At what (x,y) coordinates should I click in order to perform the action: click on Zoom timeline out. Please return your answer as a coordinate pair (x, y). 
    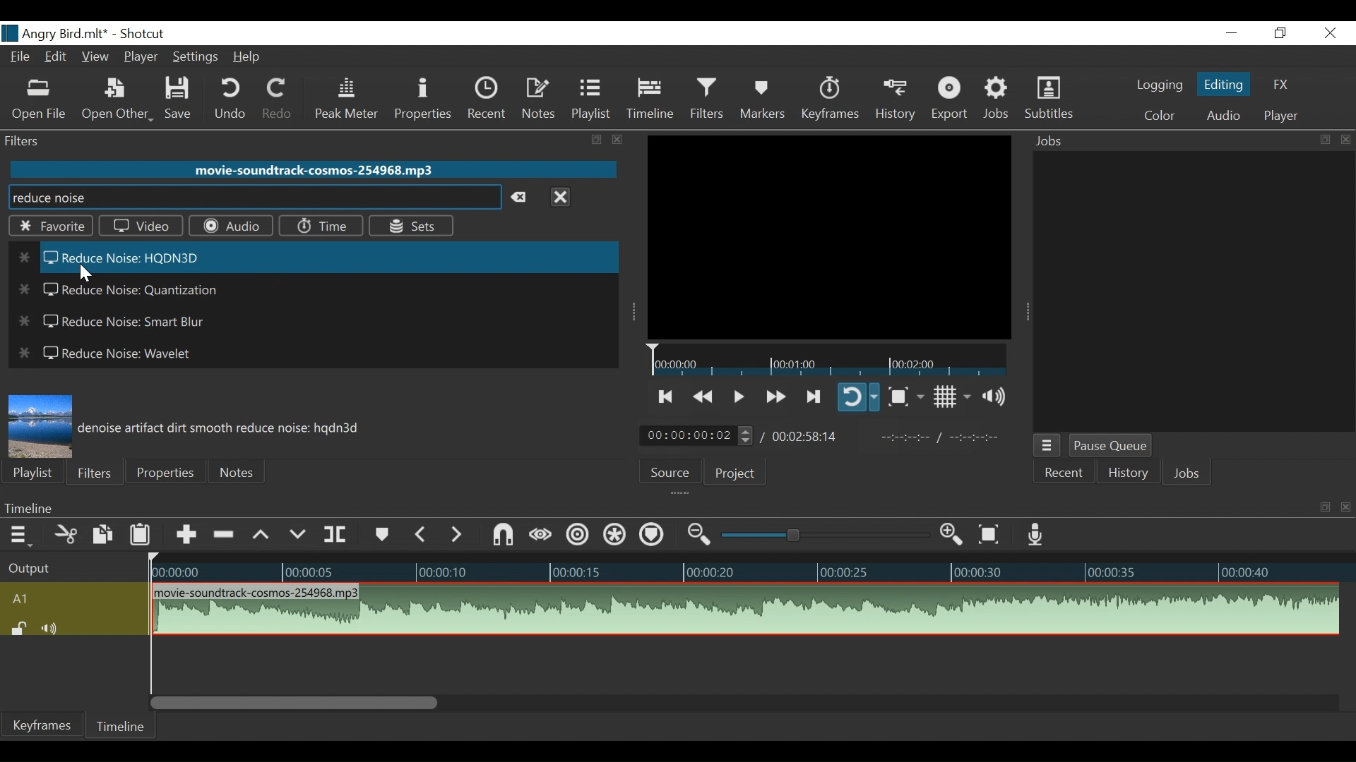
    Looking at the image, I should click on (697, 536).